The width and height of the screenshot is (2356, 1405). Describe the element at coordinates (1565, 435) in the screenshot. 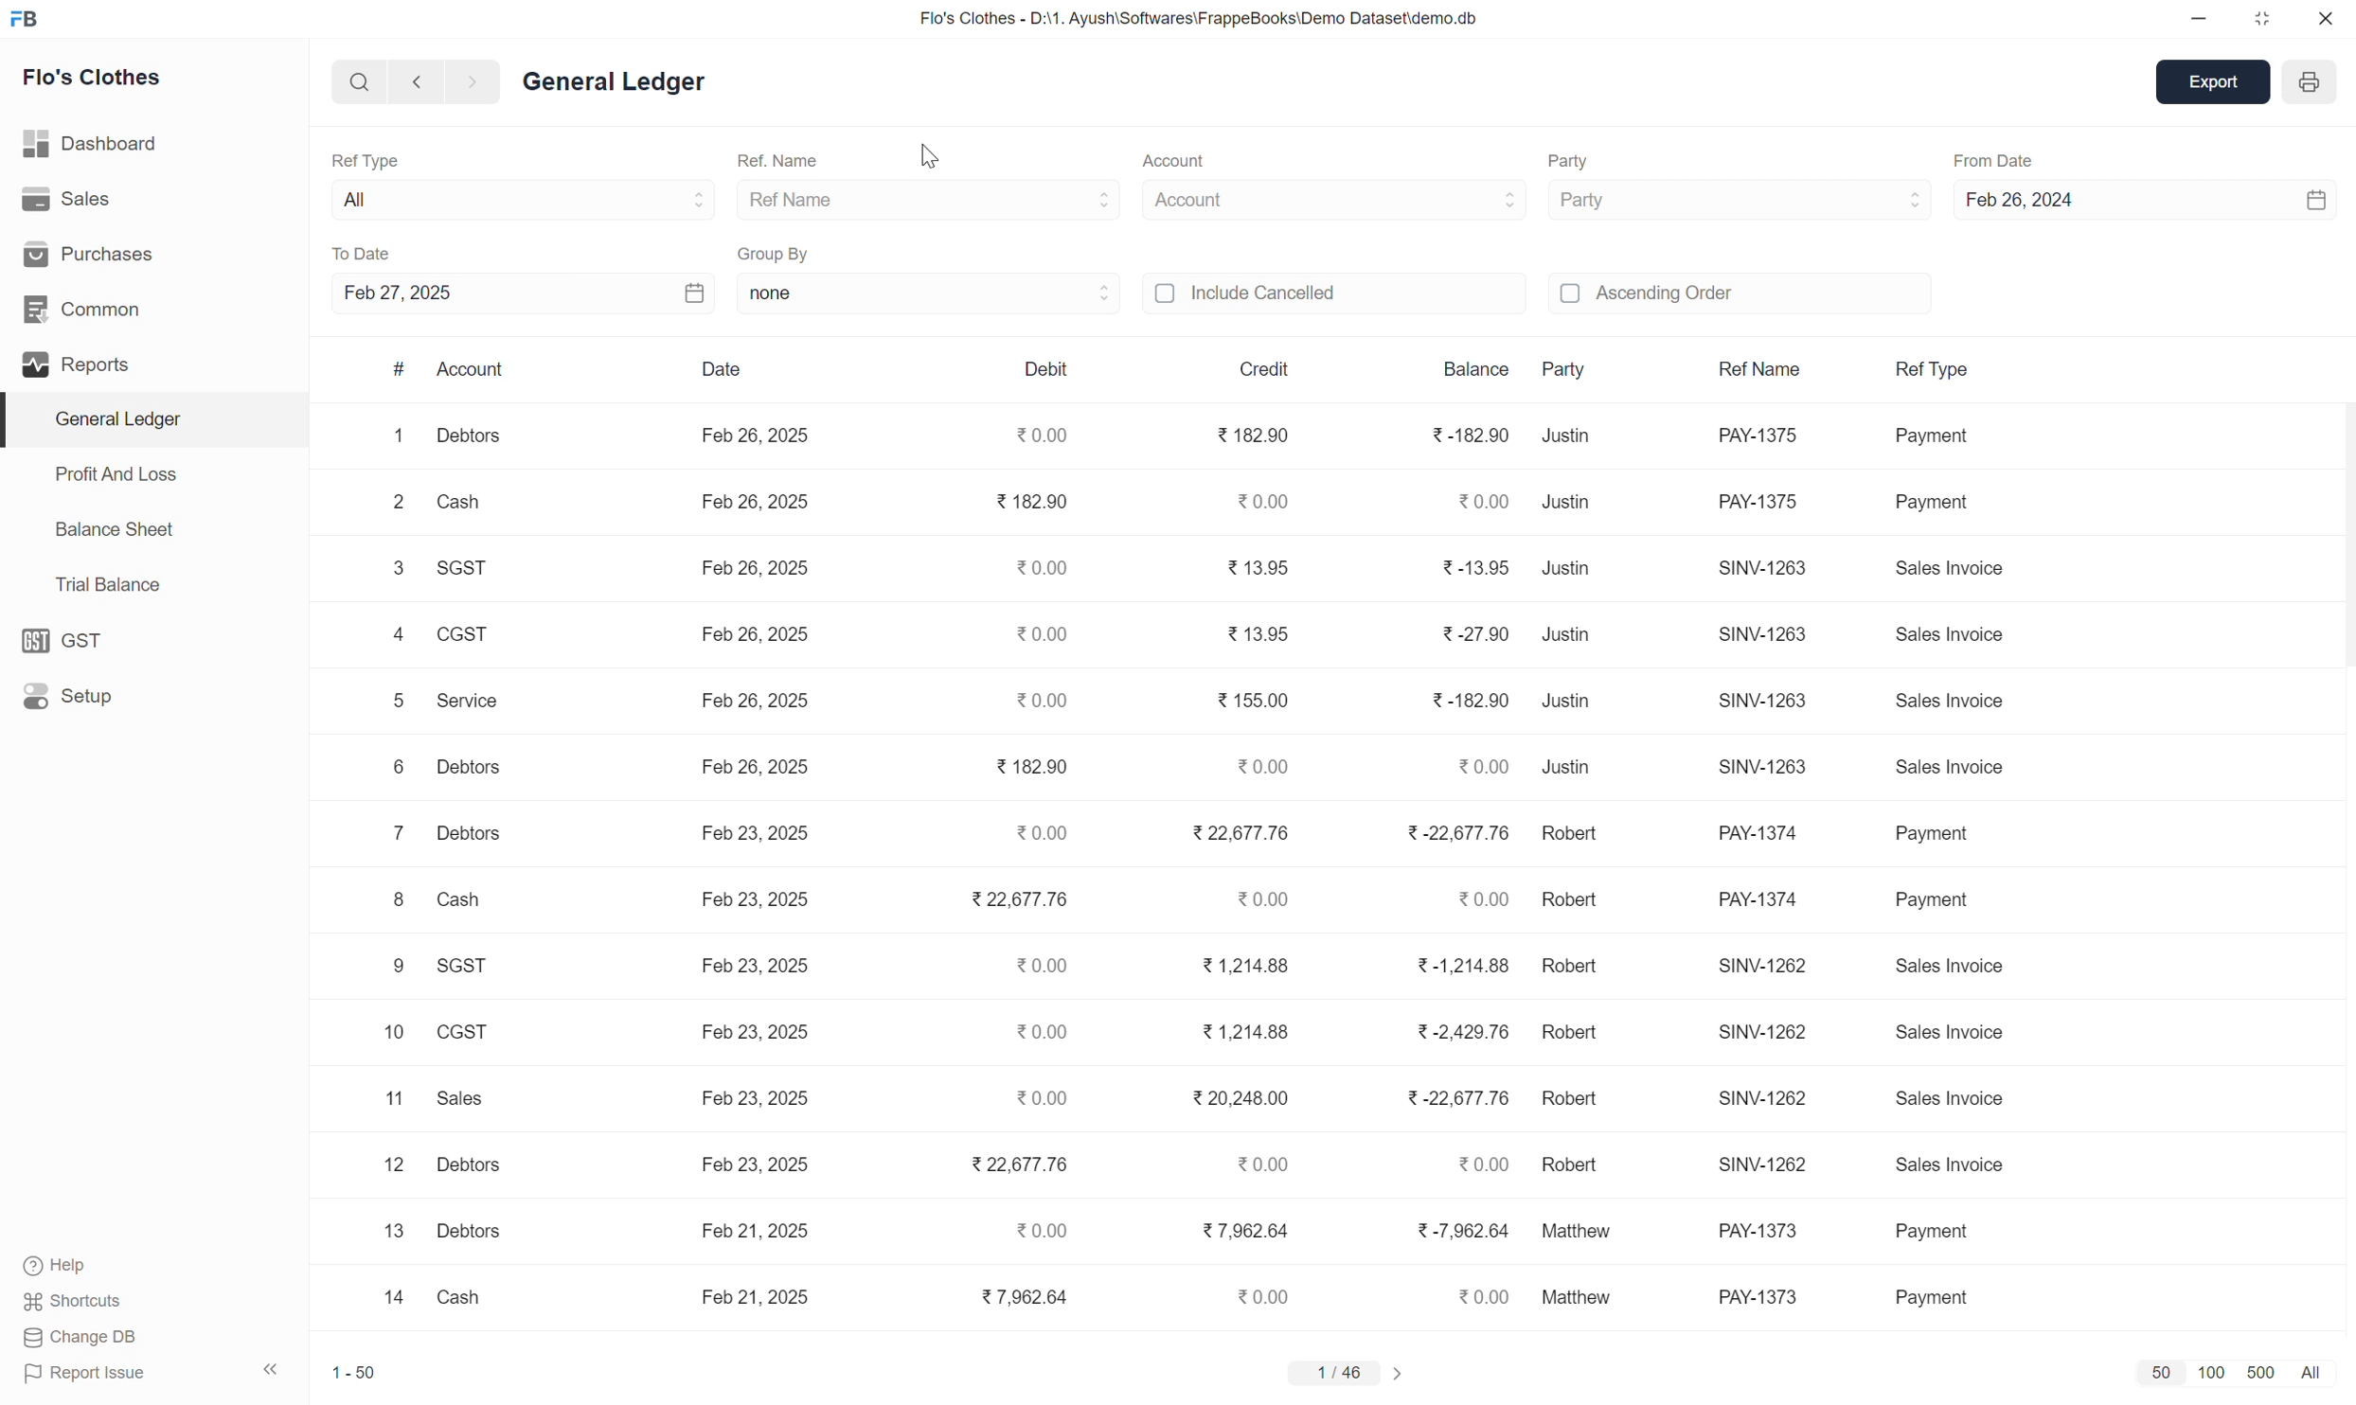

I see `justin` at that location.